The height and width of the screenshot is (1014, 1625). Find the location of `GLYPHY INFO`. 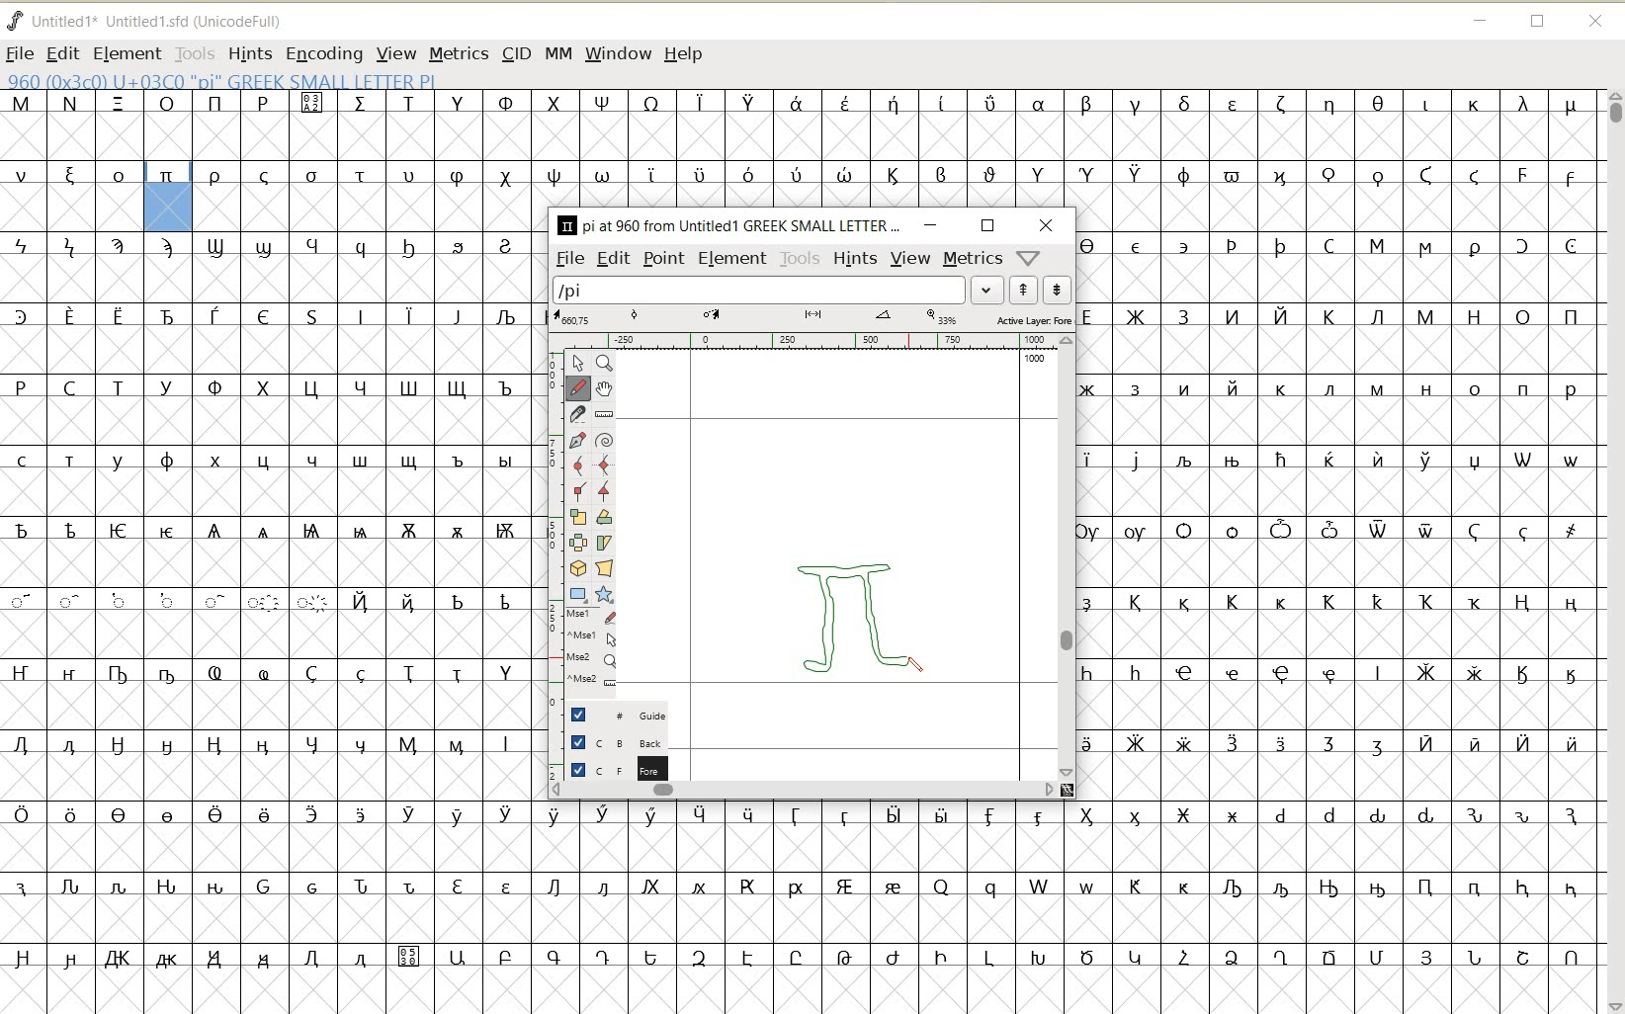

GLYPHY INFO is located at coordinates (221, 79).